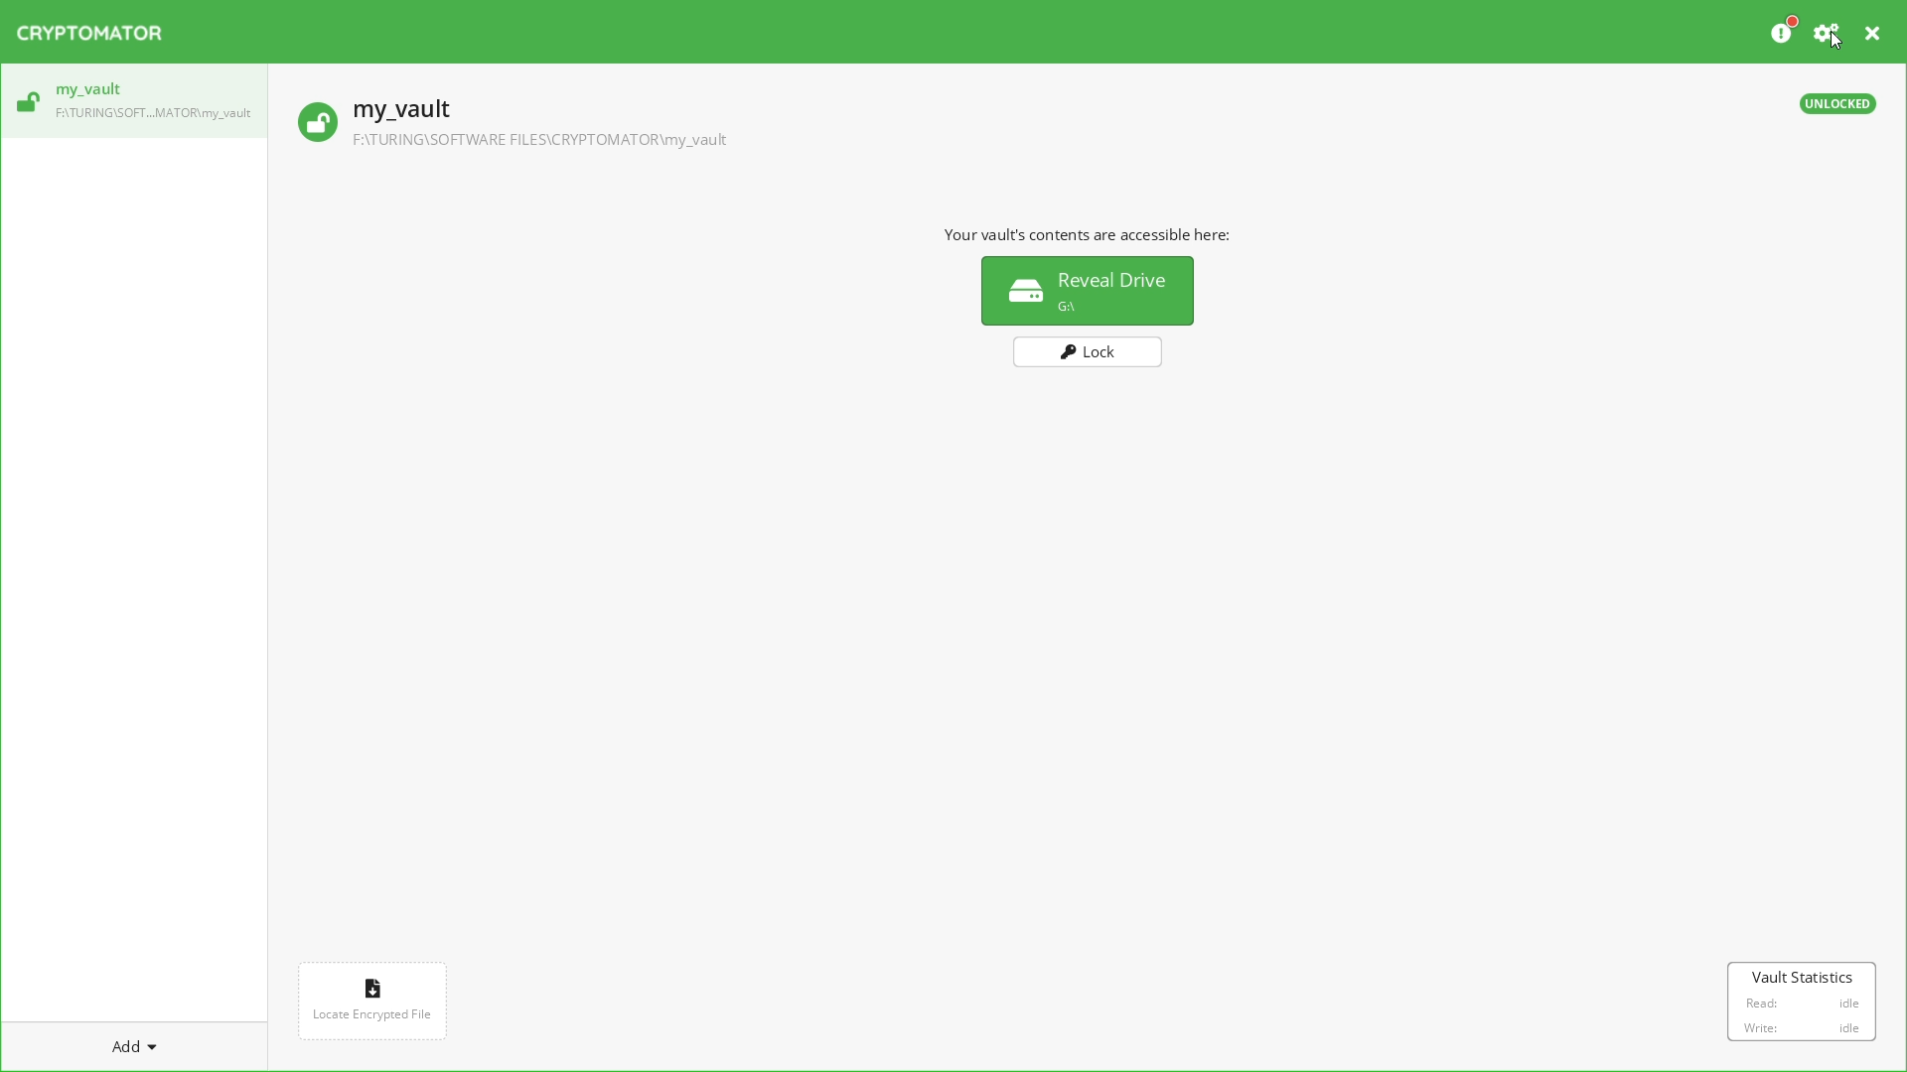 The image size is (1907, 1072). What do you see at coordinates (103, 30) in the screenshot?
I see `Title` at bounding box center [103, 30].